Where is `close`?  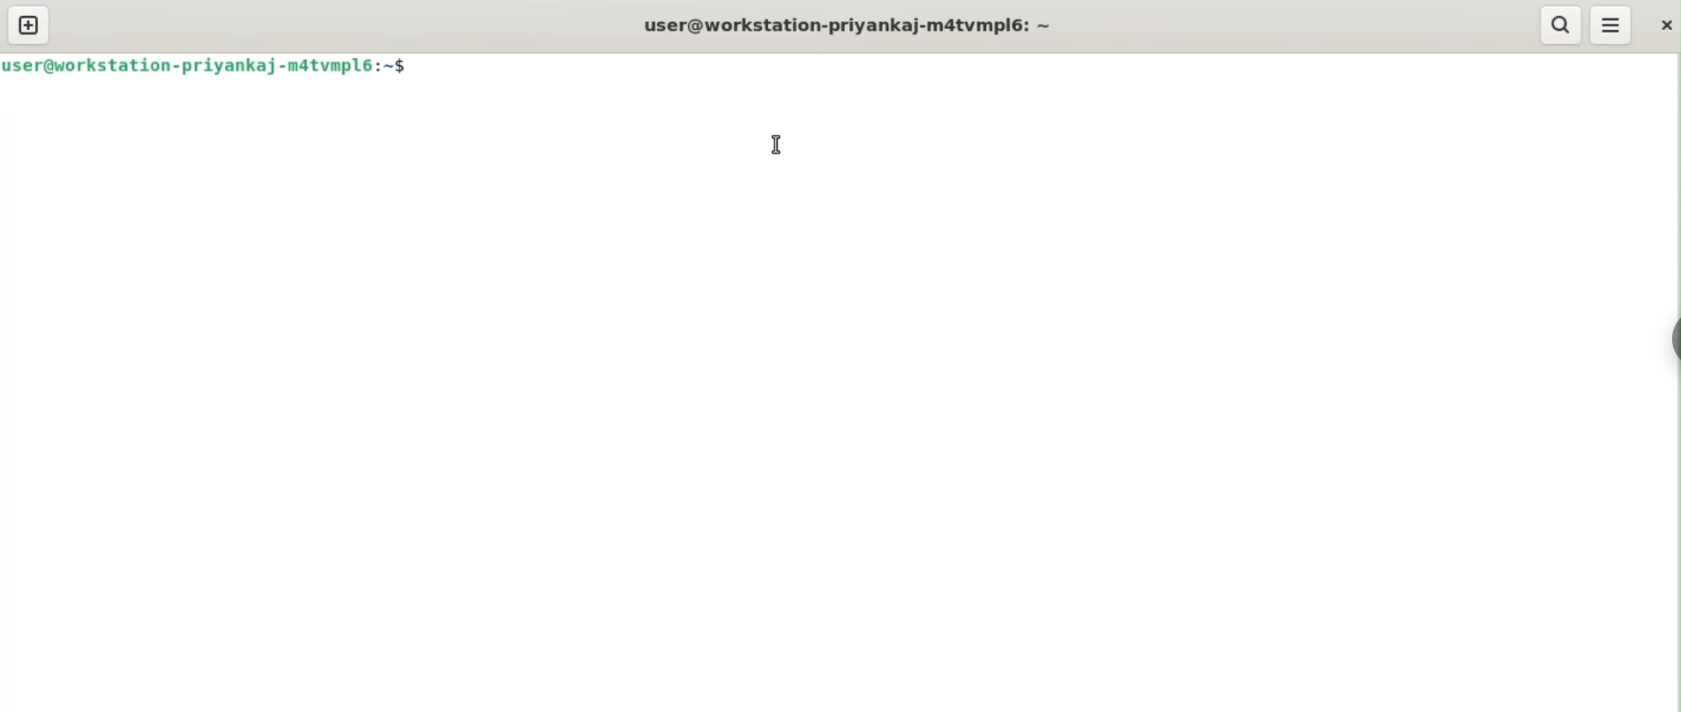
close is located at coordinates (1664, 25).